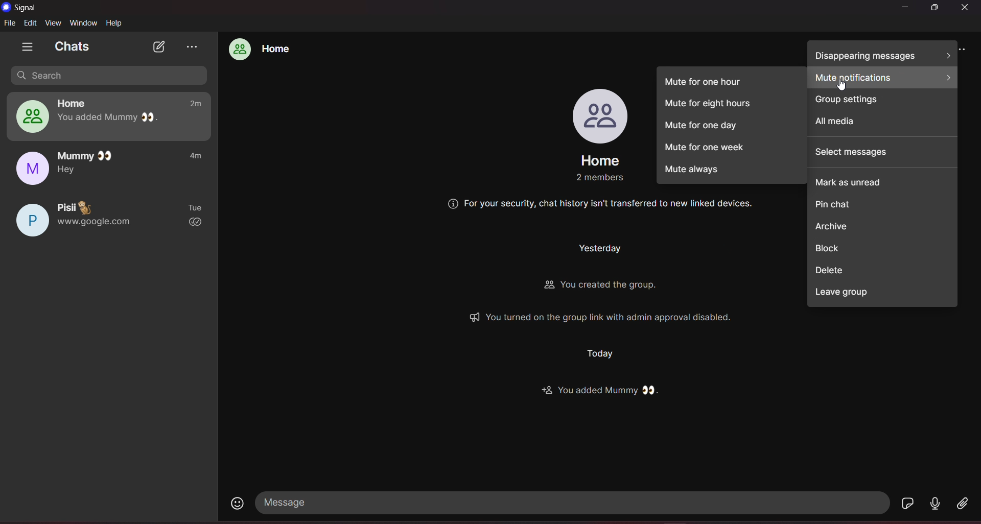 The image size is (981, 524). I want to click on mute for one hour, so click(731, 80).